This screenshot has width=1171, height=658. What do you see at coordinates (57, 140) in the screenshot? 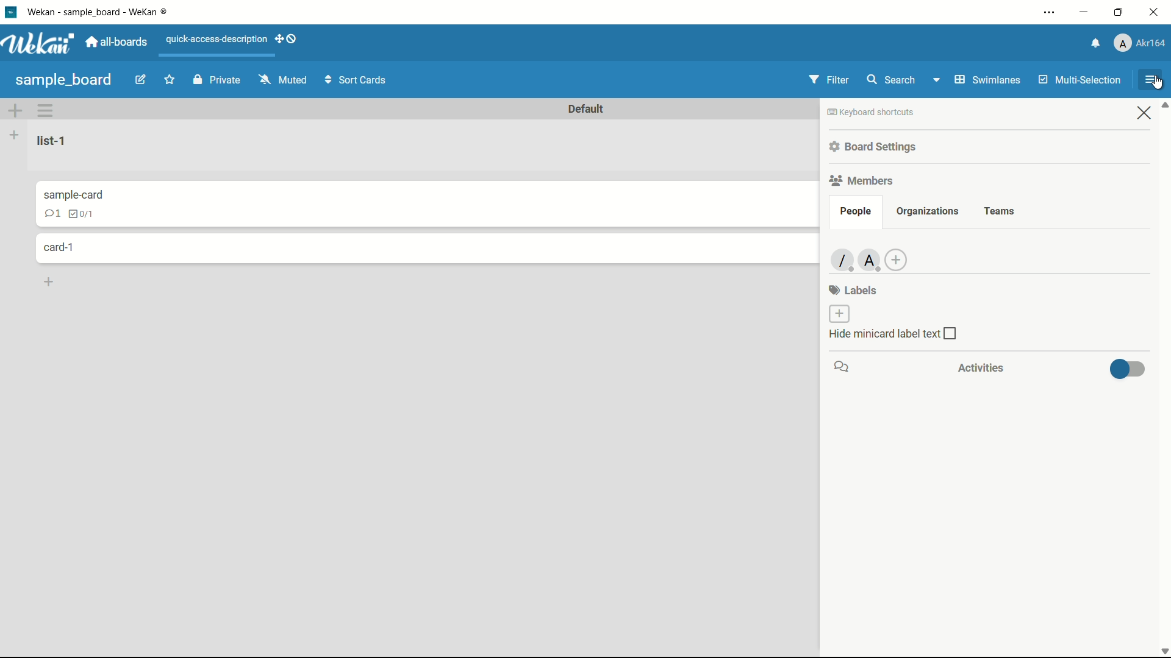
I see `list-1` at bounding box center [57, 140].